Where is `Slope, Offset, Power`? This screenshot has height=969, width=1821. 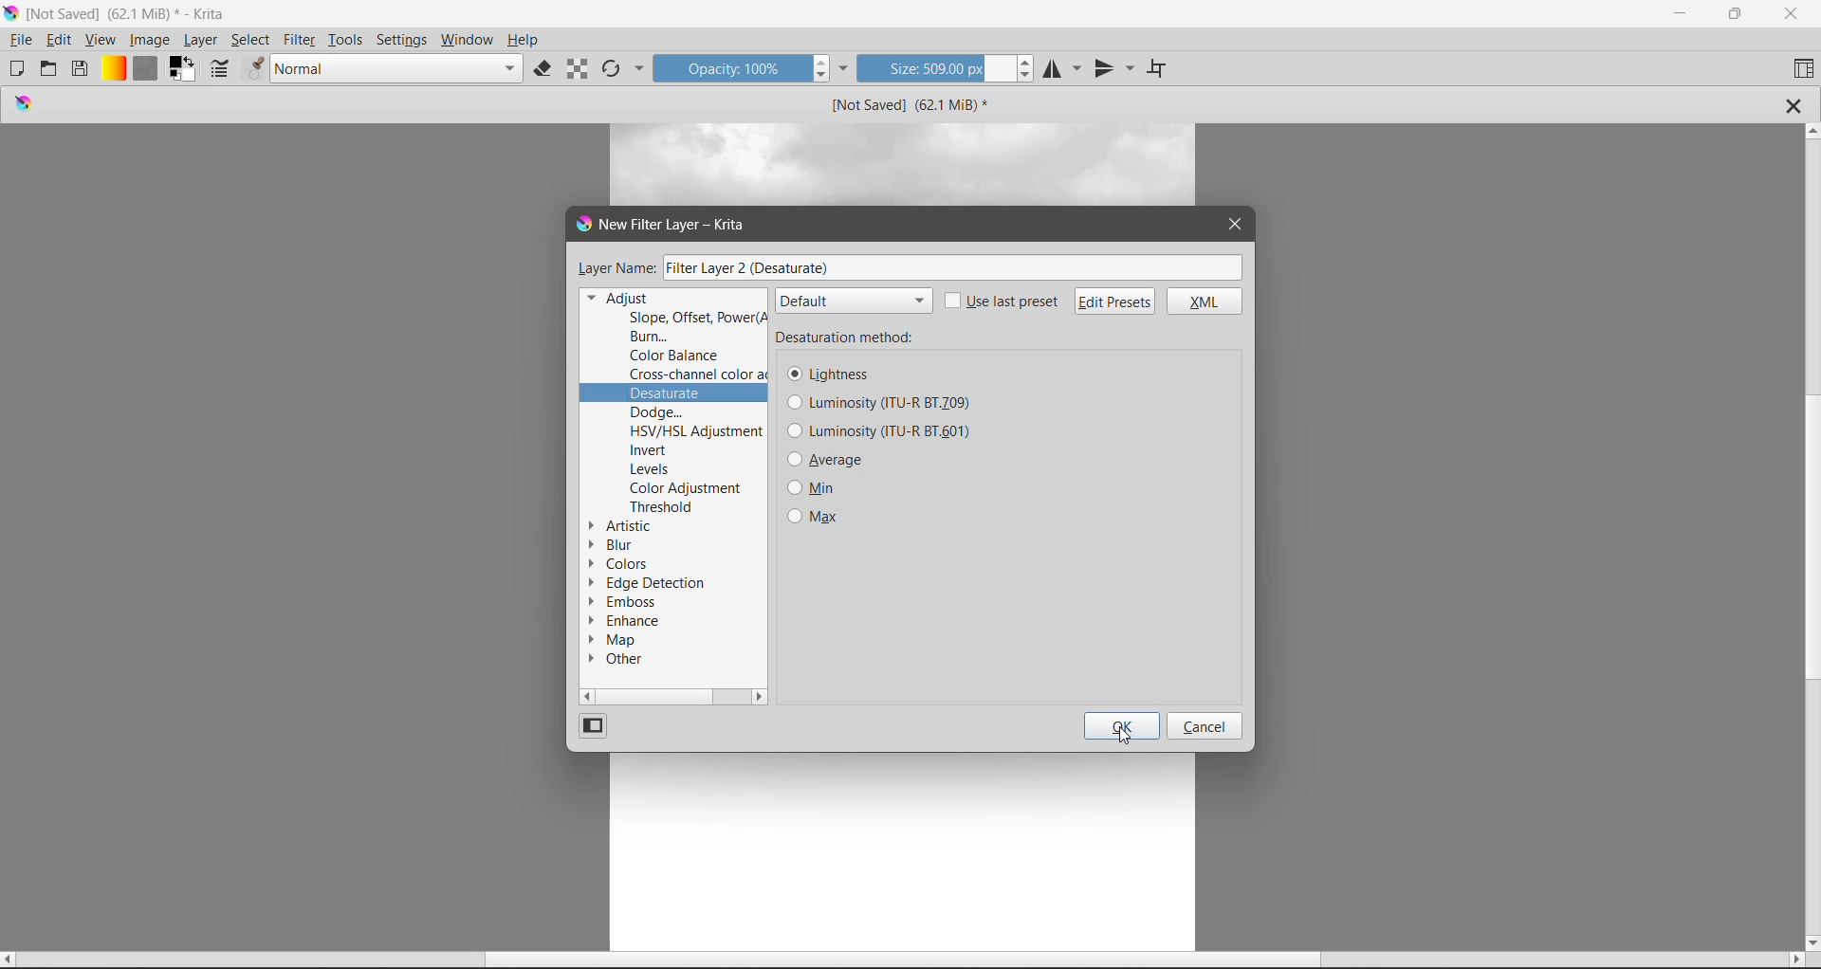 Slope, Offset, Power is located at coordinates (696, 318).